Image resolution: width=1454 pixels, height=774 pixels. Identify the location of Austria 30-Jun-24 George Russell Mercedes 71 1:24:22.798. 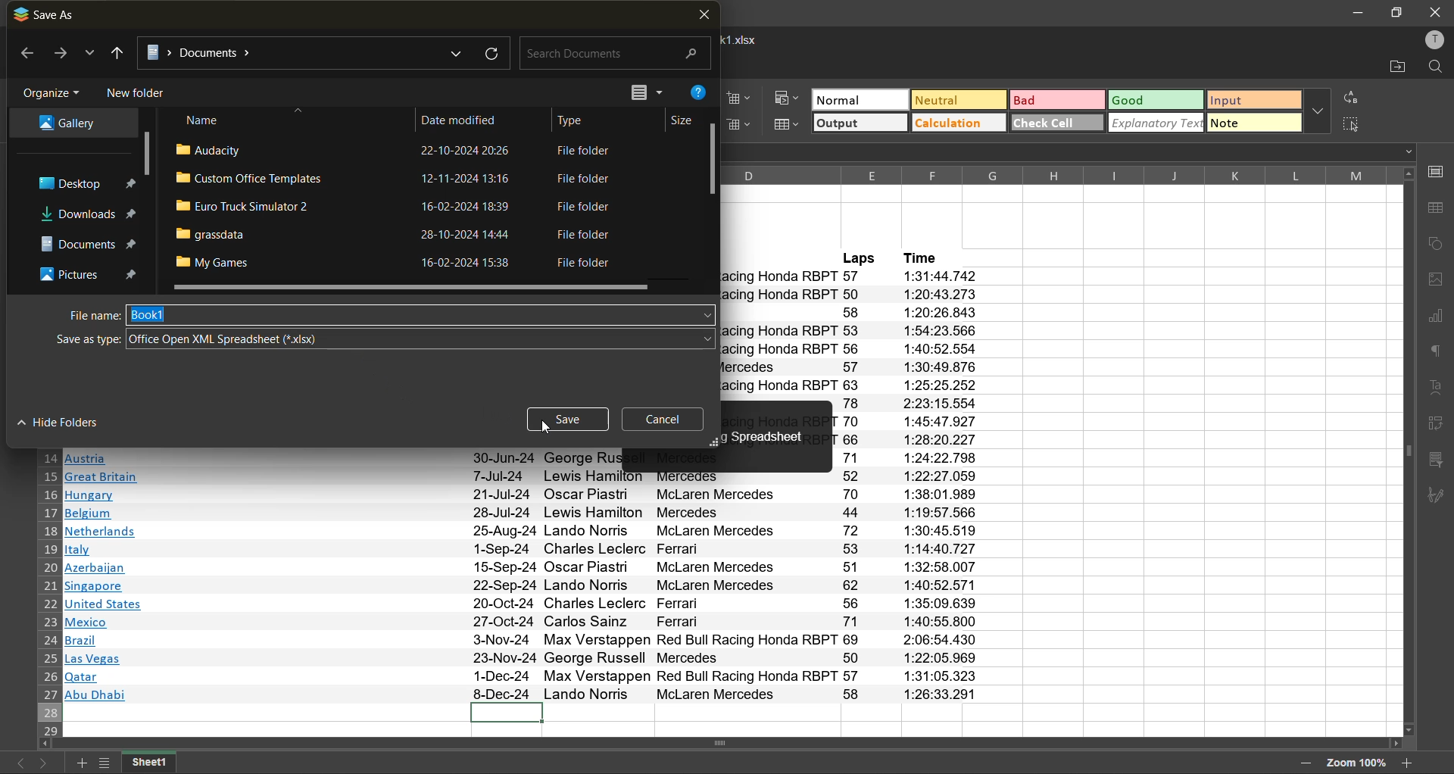
(522, 458).